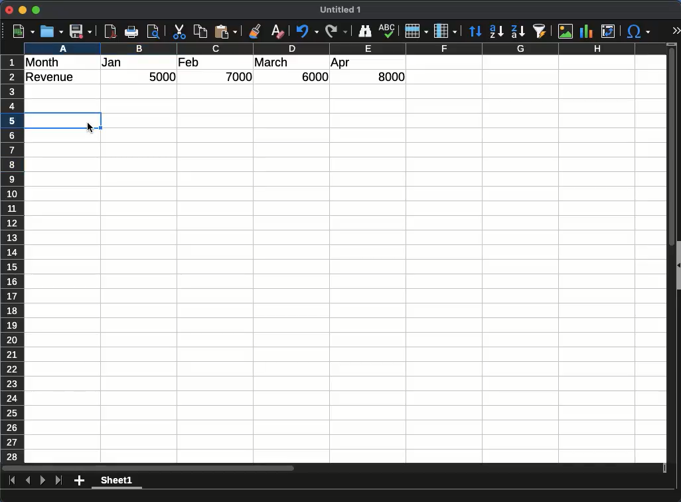 This screenshot has width=681, height=502. I want to click on ascending, so click(495, 32).